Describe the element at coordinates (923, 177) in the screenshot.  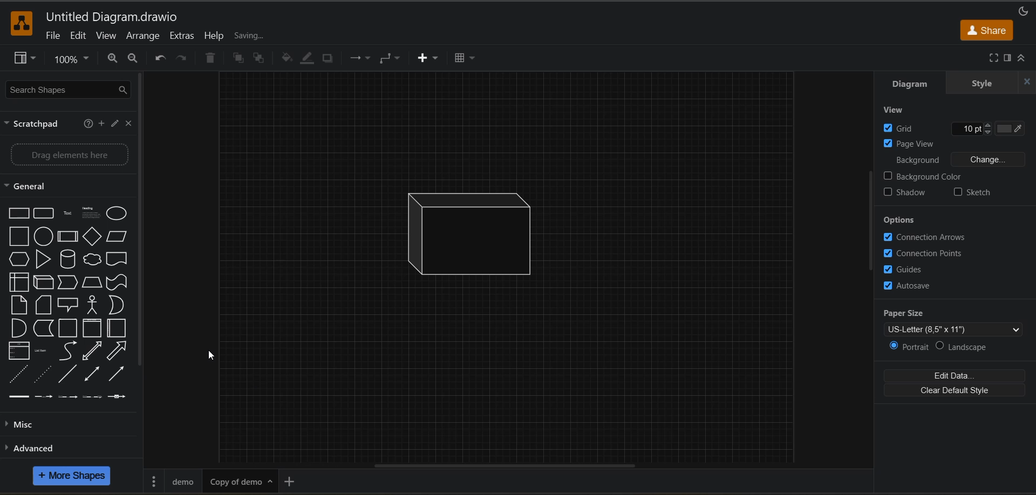
I see `background color` at that location.